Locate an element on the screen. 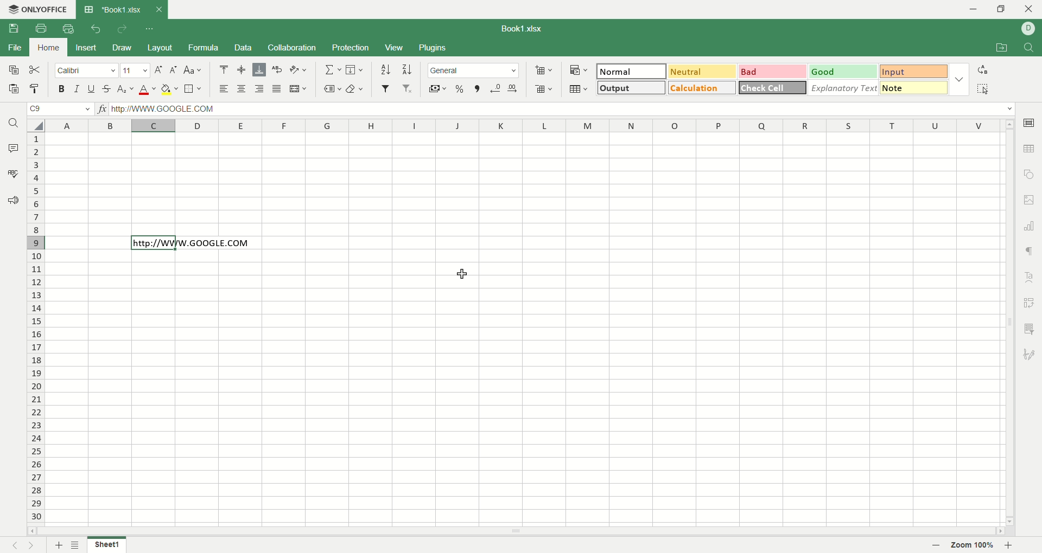 The image size is (1042, 553). fill is located at coordinates (355, 68).